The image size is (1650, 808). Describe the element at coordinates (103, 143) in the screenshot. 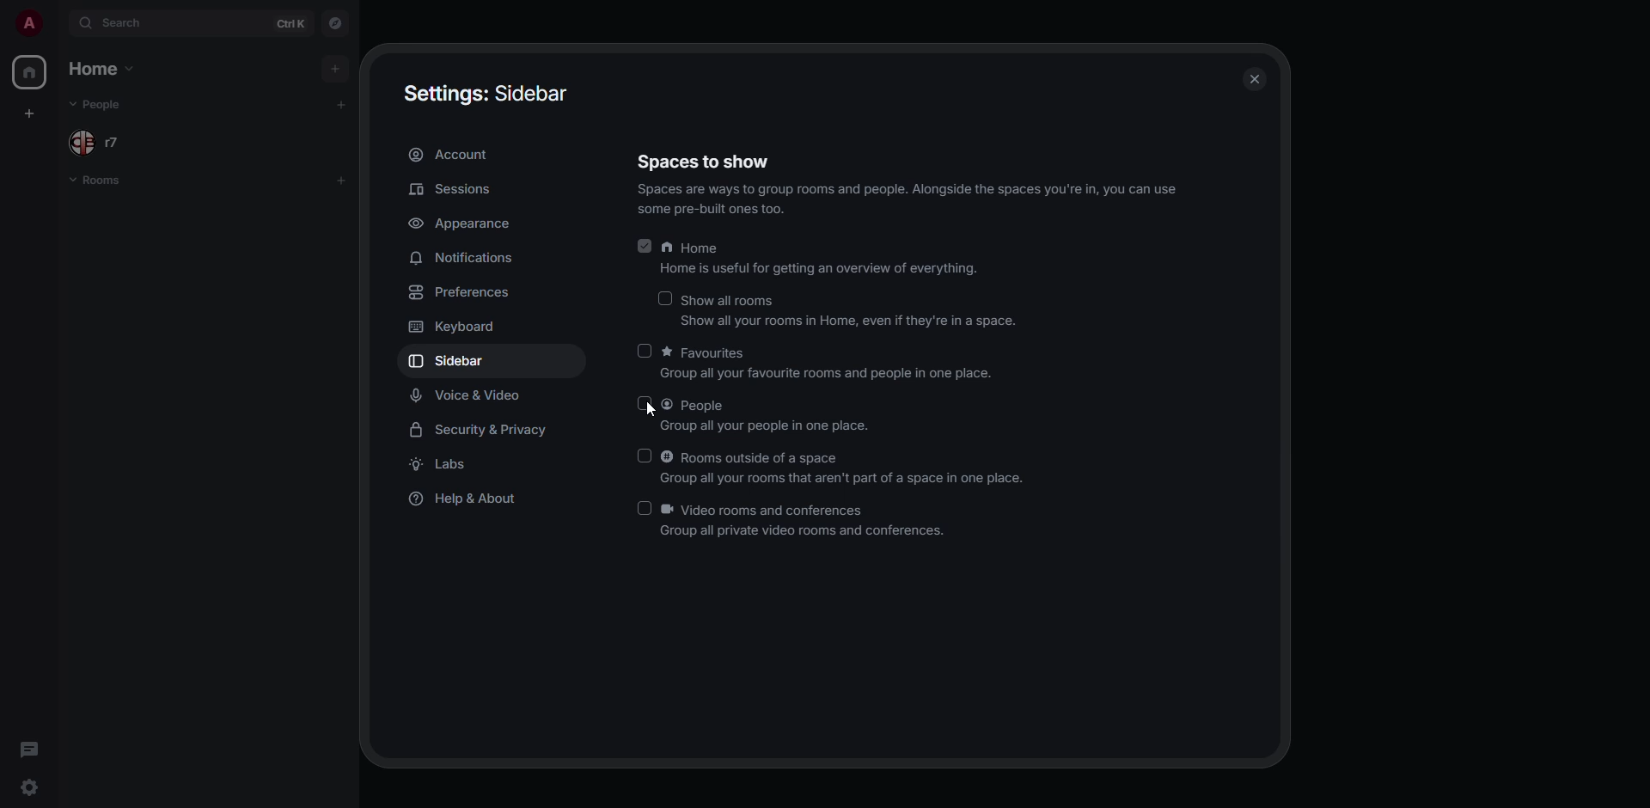

I see `people` at that location.